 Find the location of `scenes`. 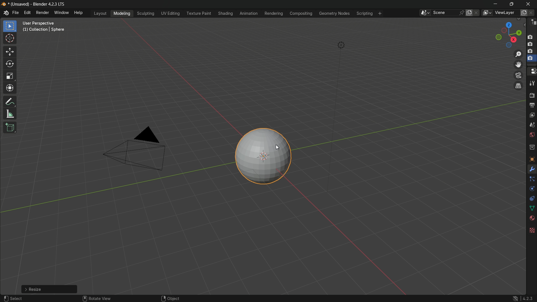

scenes is located at coordinates (532, 126).